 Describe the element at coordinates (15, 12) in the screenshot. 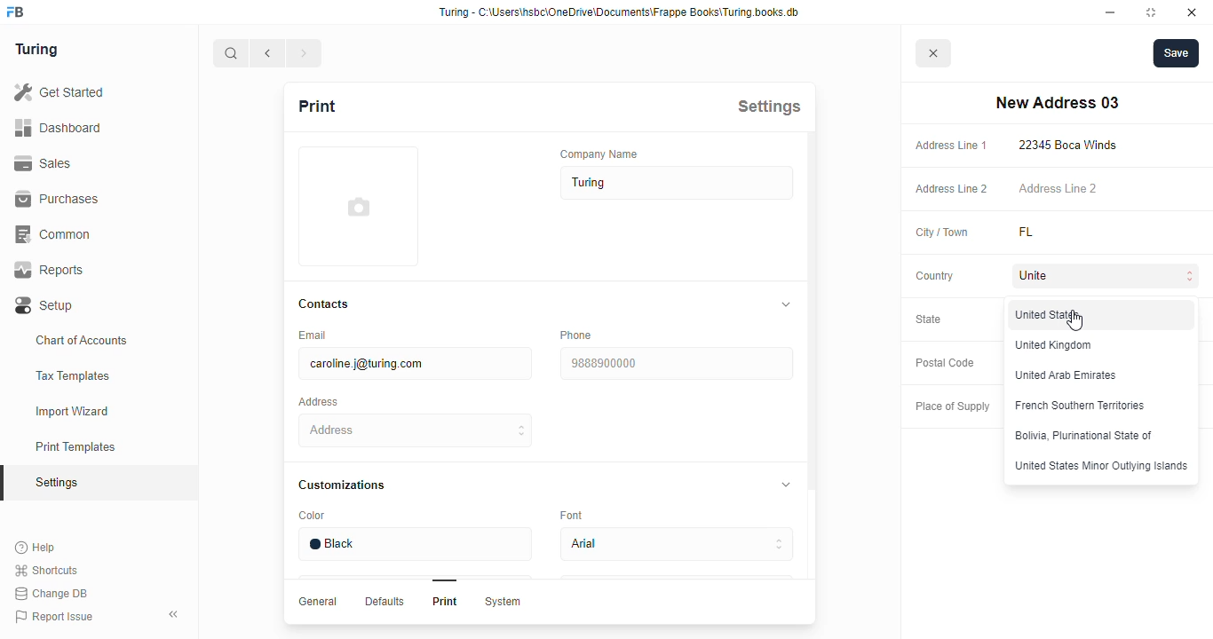

I see `FB-logo` at that location.